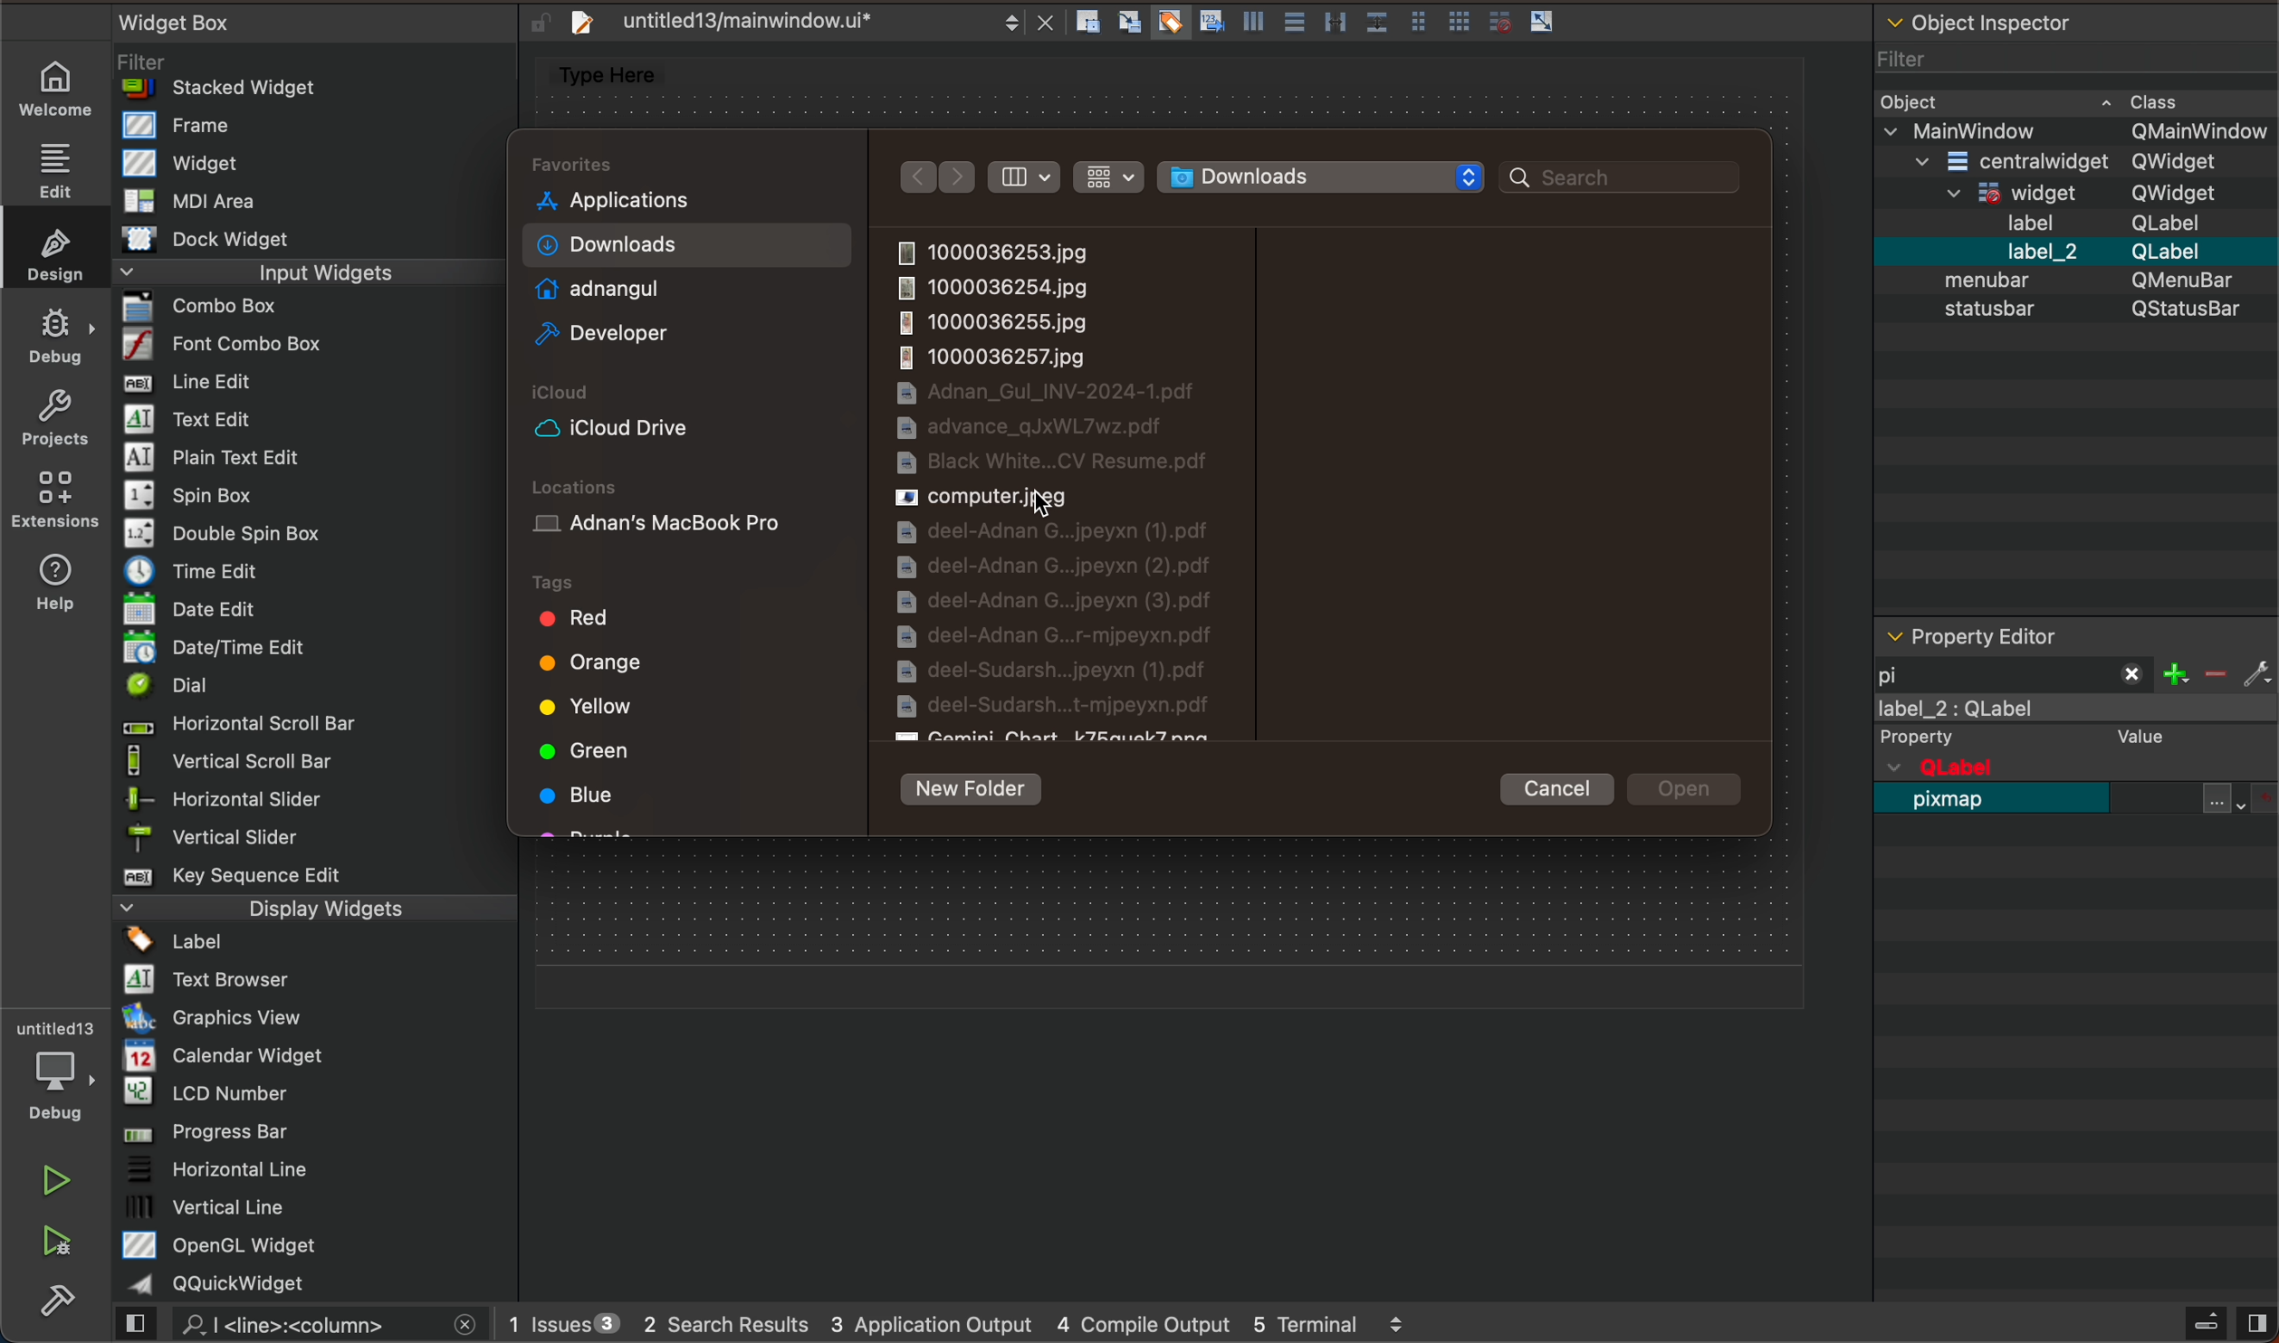 The height and width of the screenshot is (1343, 2279). What do you see at coordinates (981, 785) in the screenshot?
I see `create new folder` at bounding box center [981, 785].